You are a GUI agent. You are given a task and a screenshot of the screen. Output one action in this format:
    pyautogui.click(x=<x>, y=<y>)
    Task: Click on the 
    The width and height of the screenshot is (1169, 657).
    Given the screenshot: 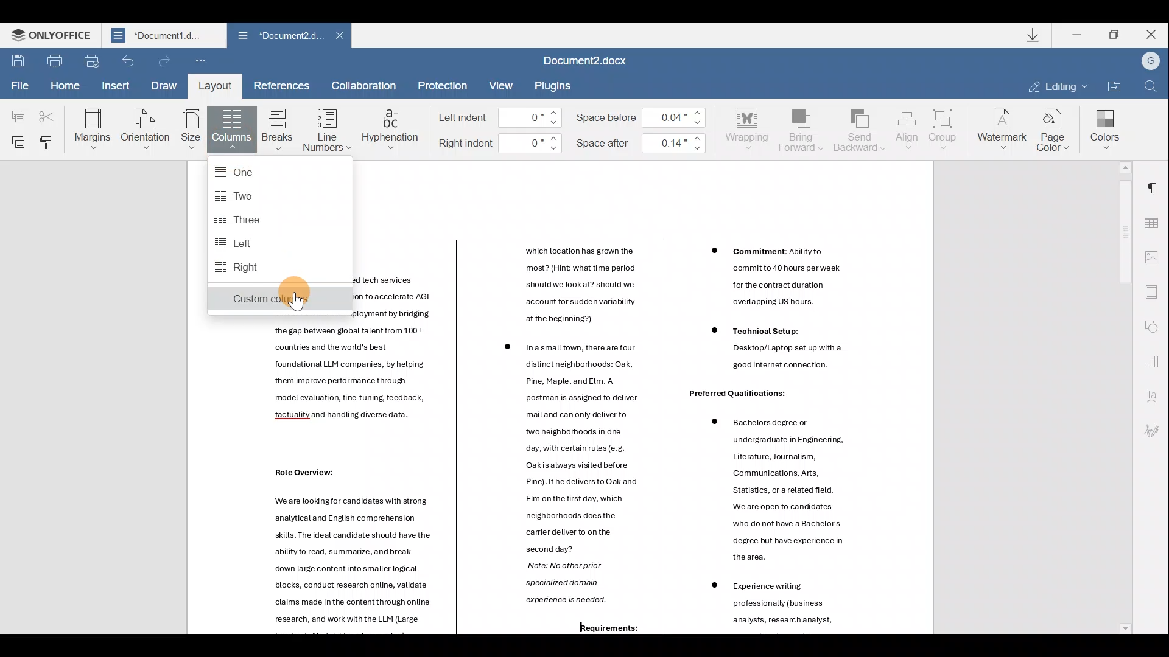 What is the action you would take?
    pyautogui.click(x=556, y=592)
    